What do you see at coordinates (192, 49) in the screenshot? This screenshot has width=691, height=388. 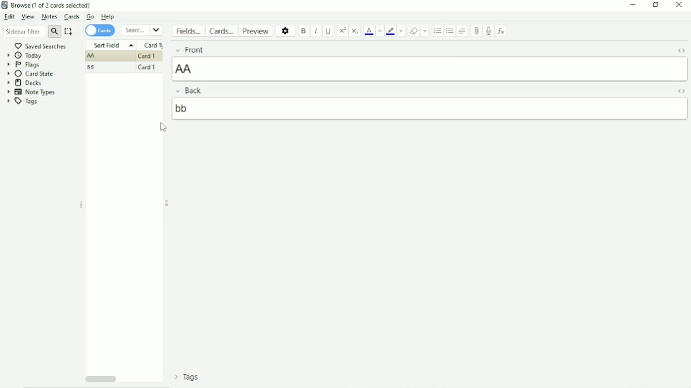 I see `Front` at bounding box center [192, 49].